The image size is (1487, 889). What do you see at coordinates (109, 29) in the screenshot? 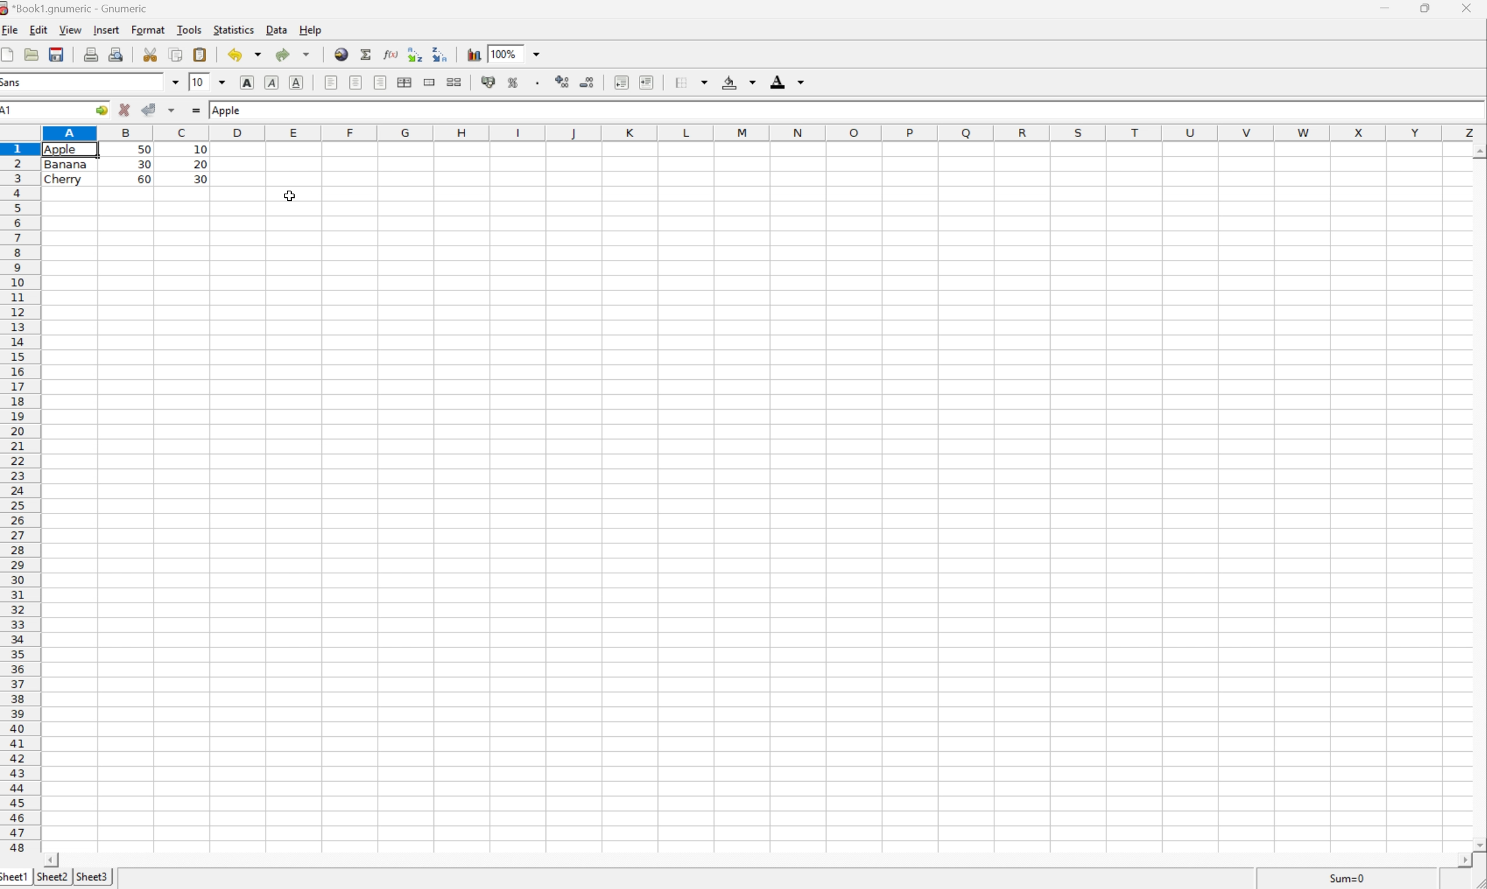
I see `insert` at bounding box center [109, 29].